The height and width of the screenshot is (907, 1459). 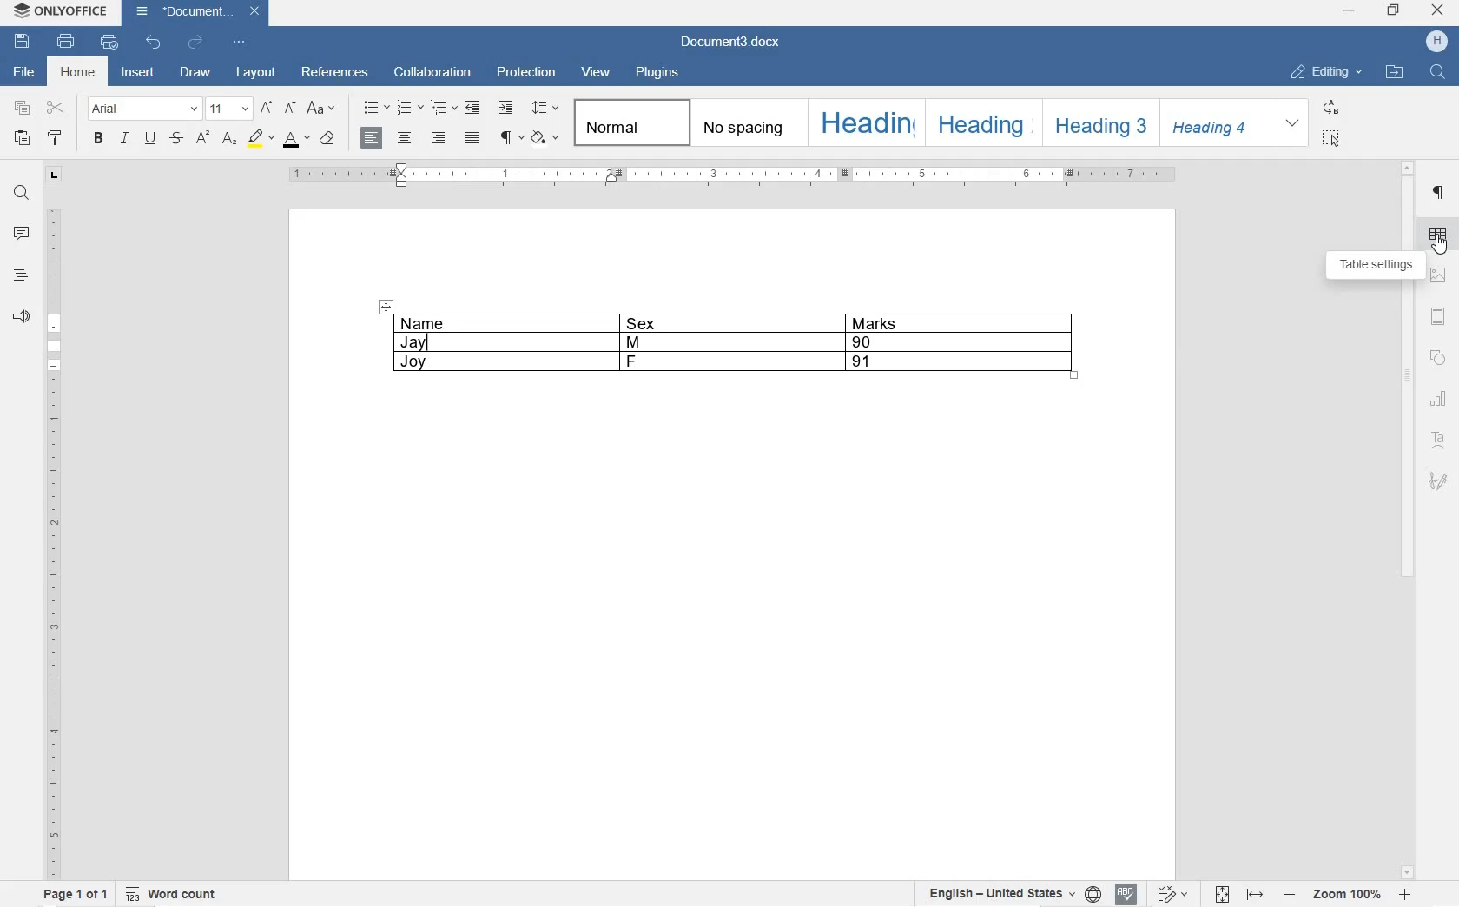 What do you see at coordinates (54, 177) in the screenshot?
I see `TAB` at bounding box center [54, 177].